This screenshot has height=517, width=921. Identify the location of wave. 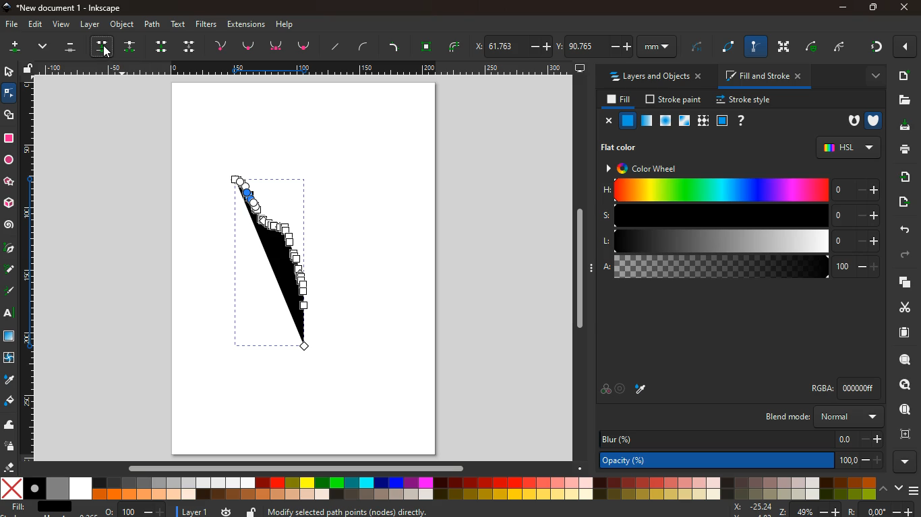
(10, 424).